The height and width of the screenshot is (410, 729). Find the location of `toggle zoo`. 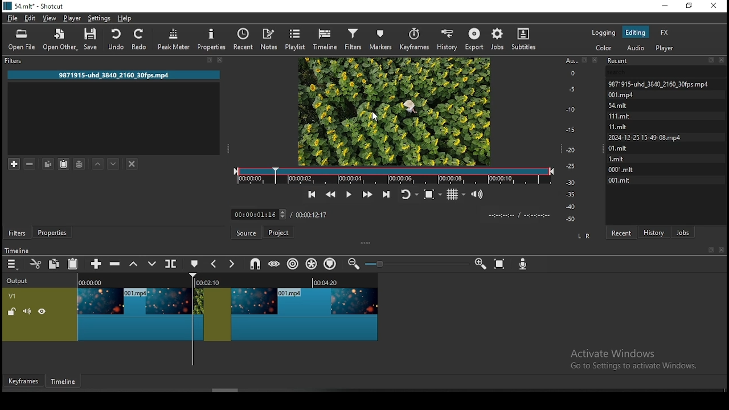

toggle zoo is located at coordinates (429, 194).